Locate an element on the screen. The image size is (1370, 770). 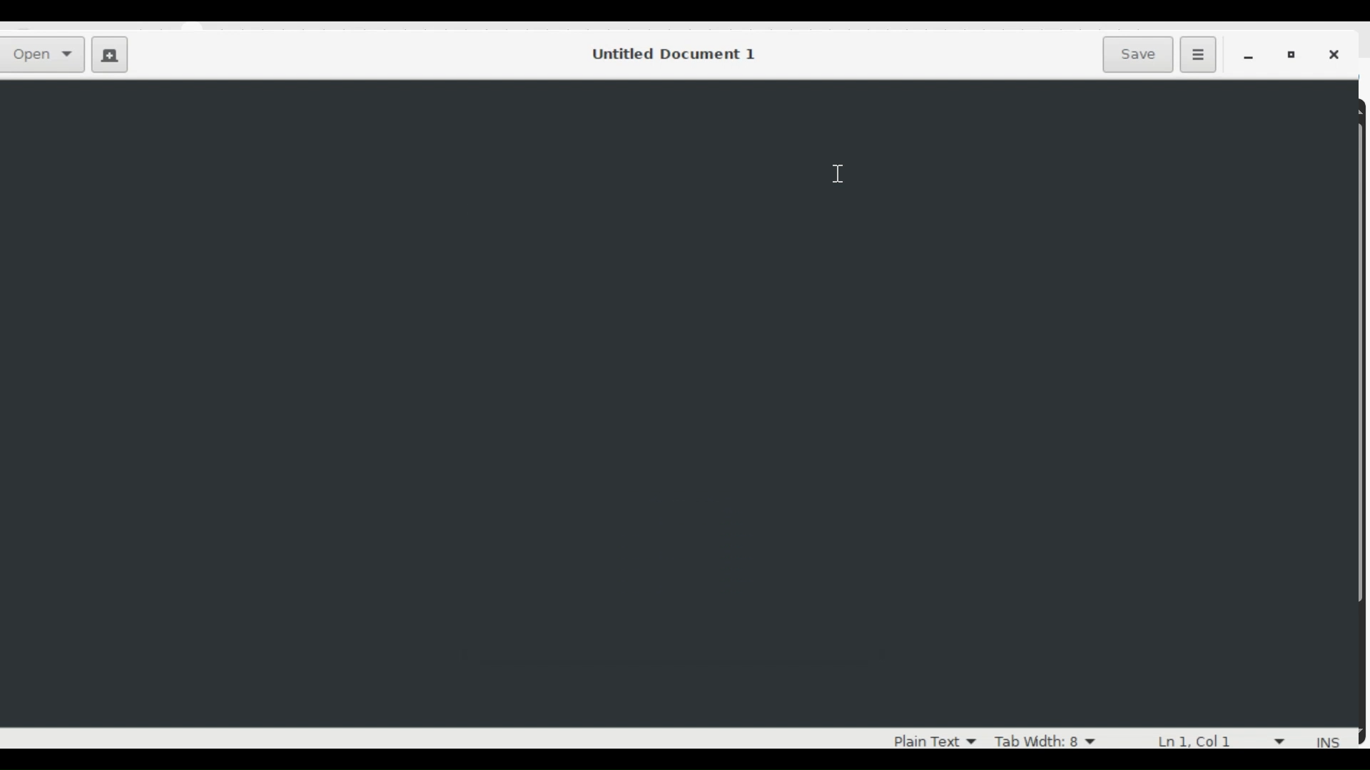
Untitled Document 1 is located at coordinates (672, 54).